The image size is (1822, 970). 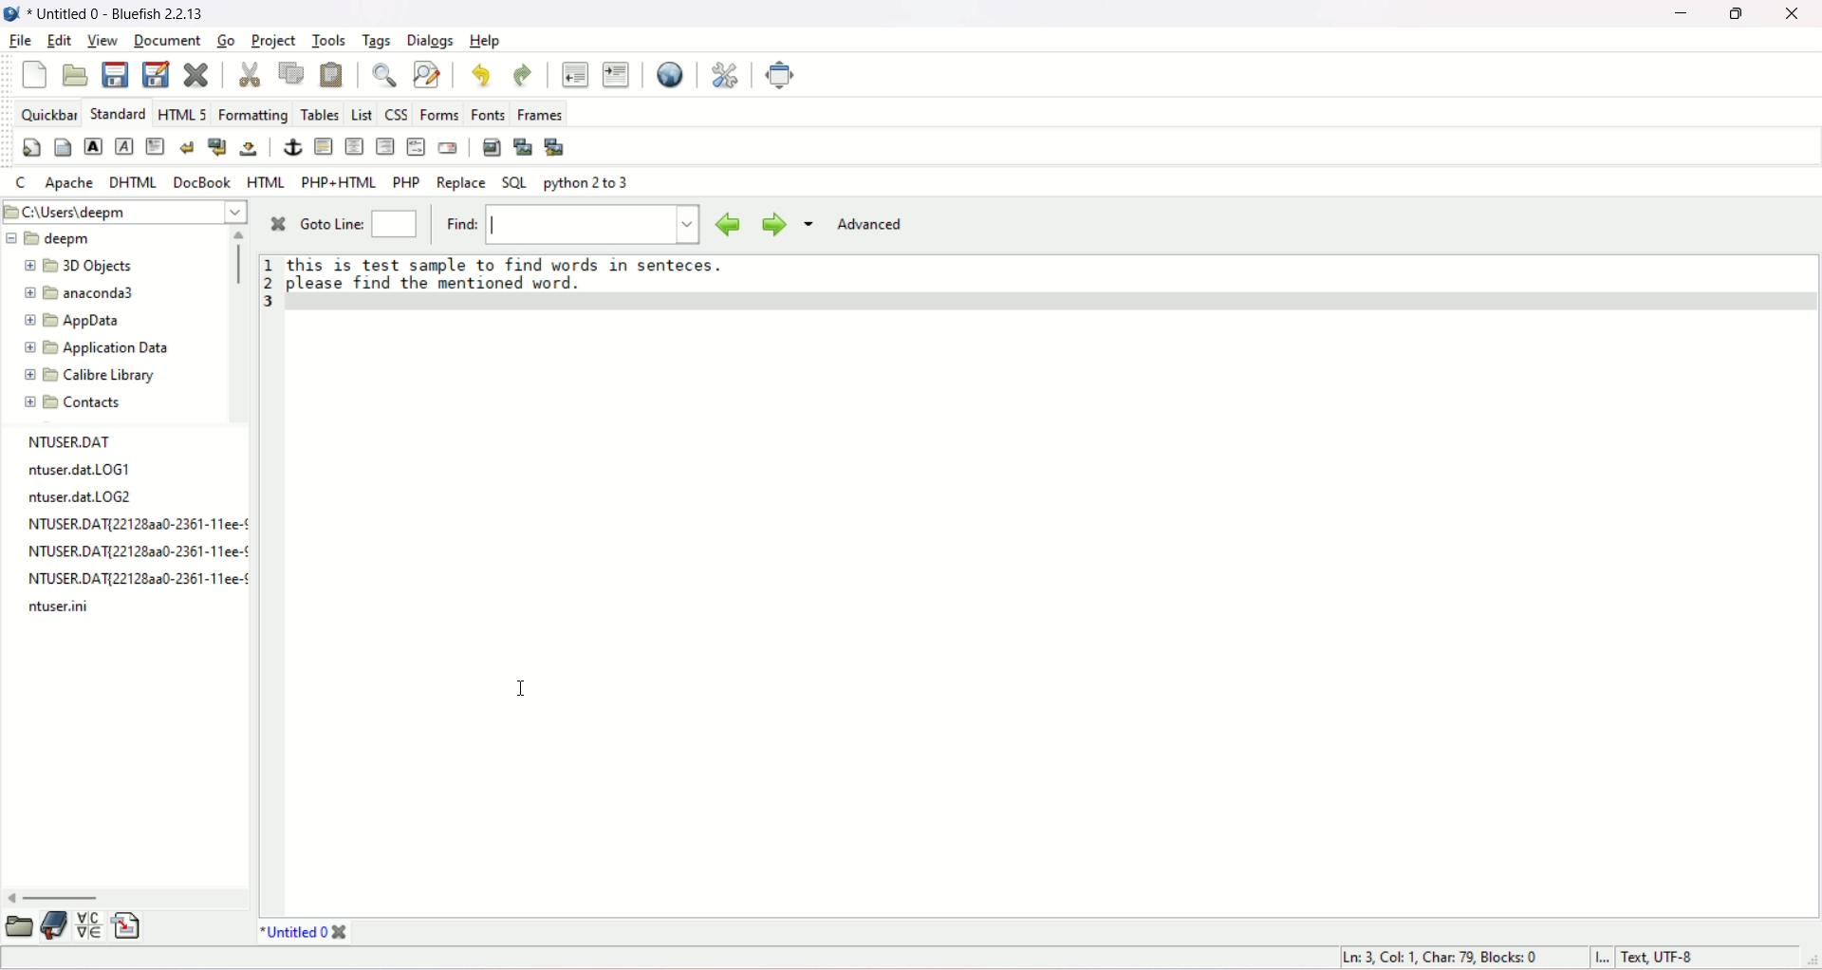 I want to click on maximize, so click(x=1738, y=14).